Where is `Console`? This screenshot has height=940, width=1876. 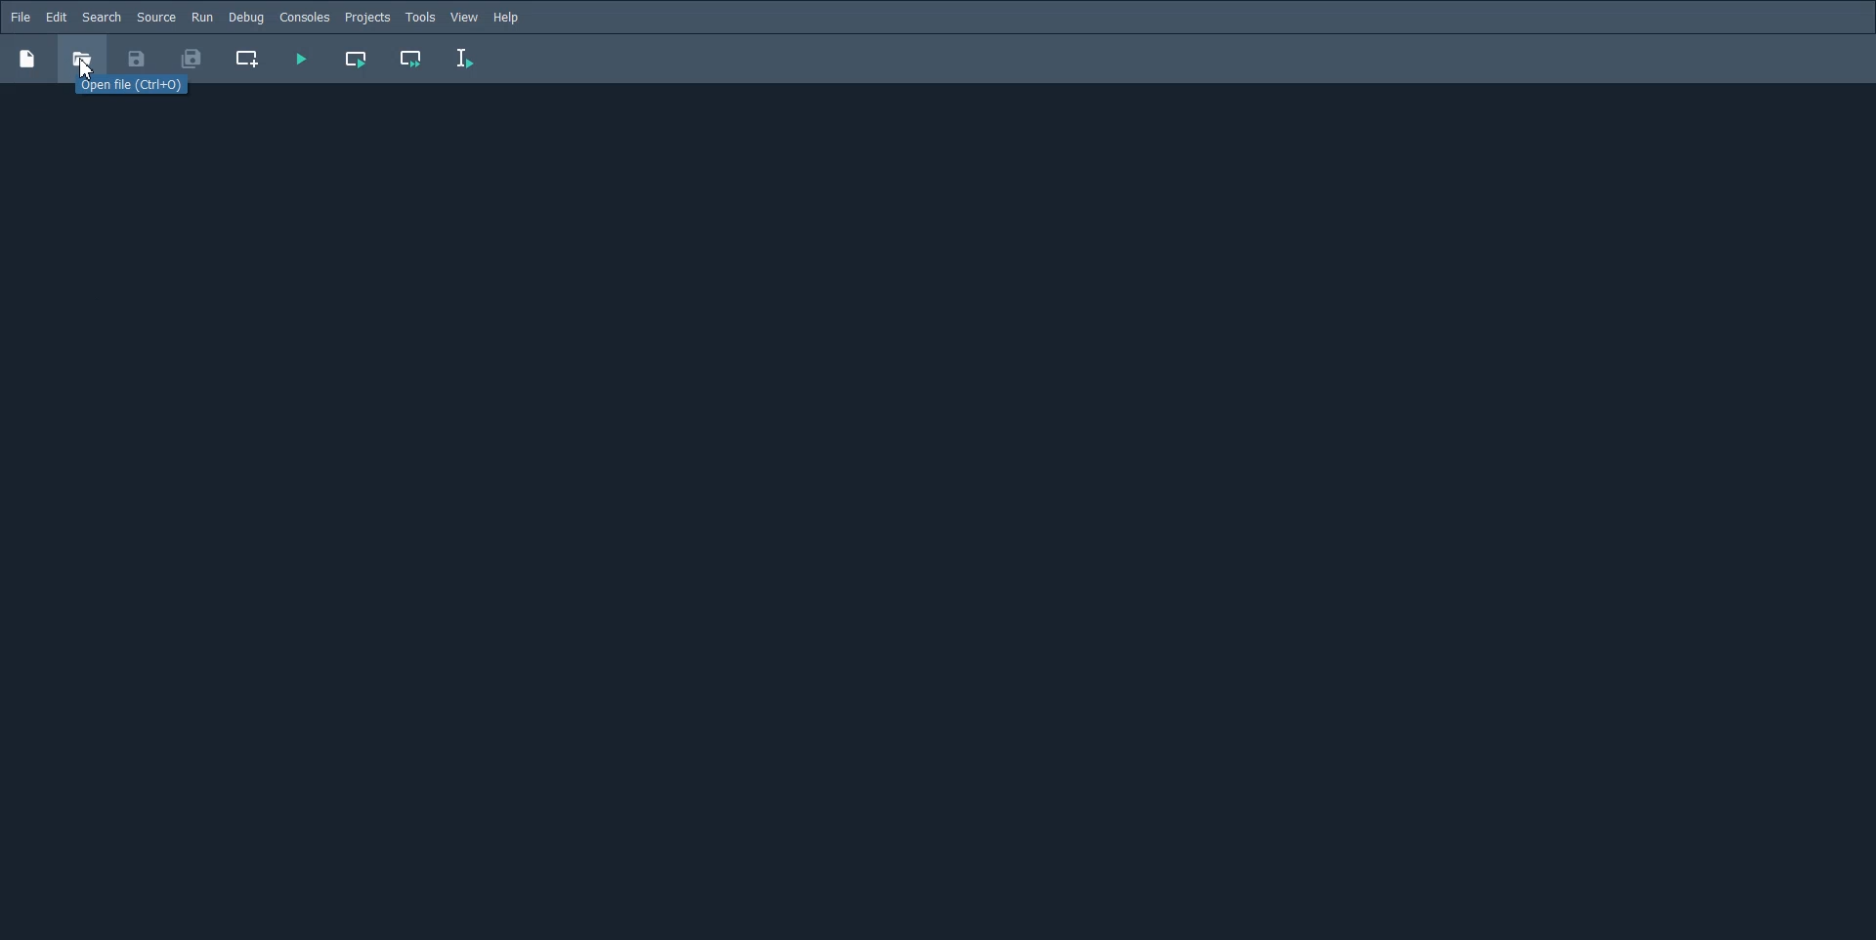 Console is located at coordinates (304, 18).